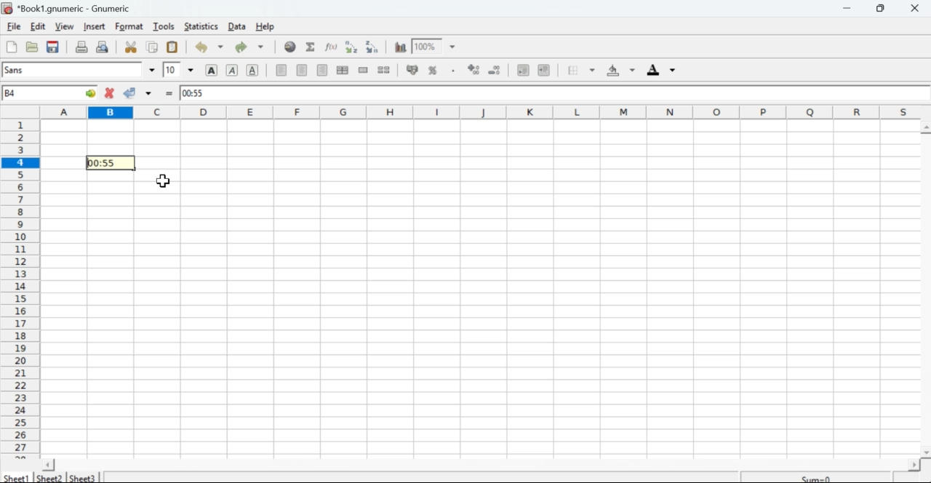 Image resolution: width=931 pixels, height=483 pixels. I want to click on Sort ascending, so click(351, 47).